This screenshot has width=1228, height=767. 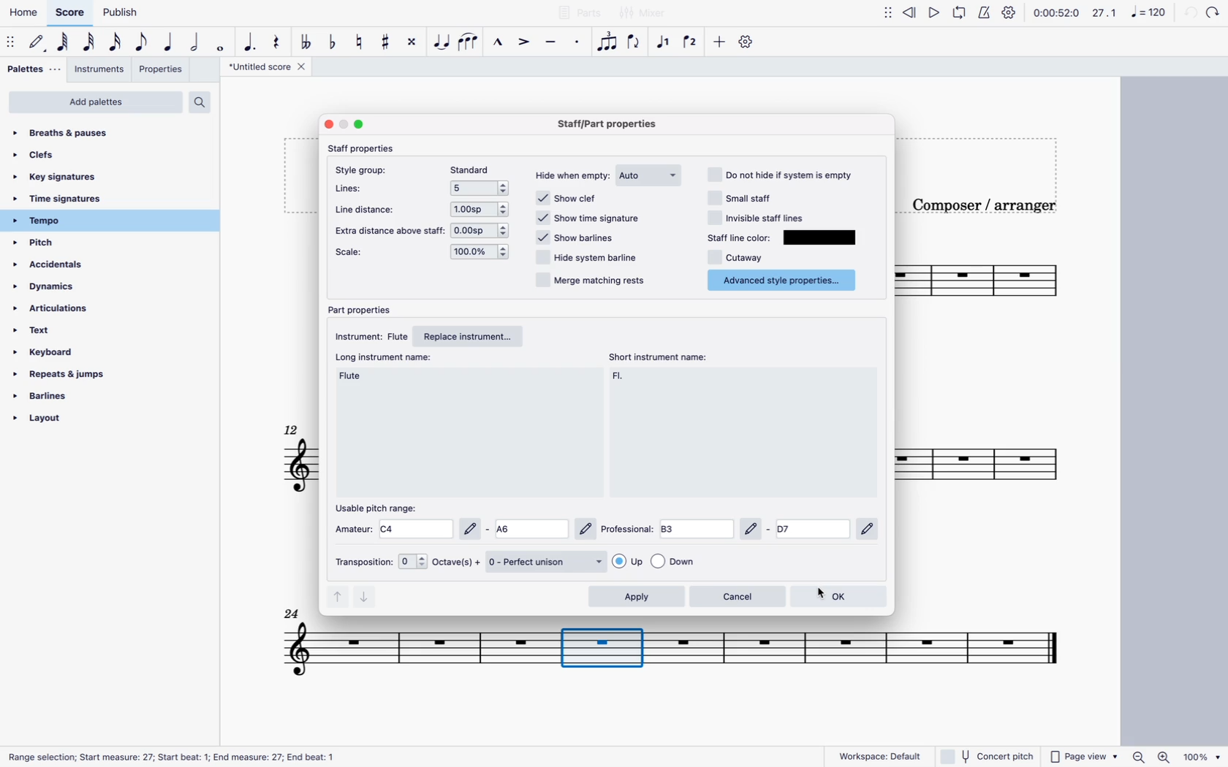 I want to click on close, so click(x=326, y=124).